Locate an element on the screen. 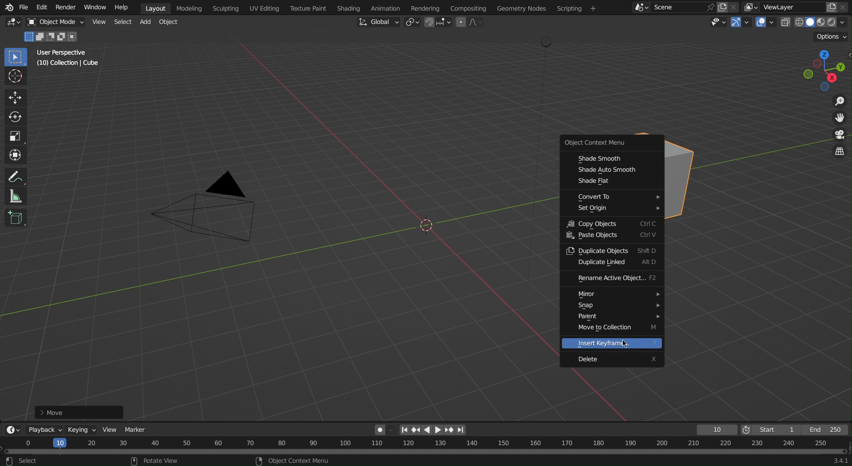  Zoom is located at coordinates (835, 103).